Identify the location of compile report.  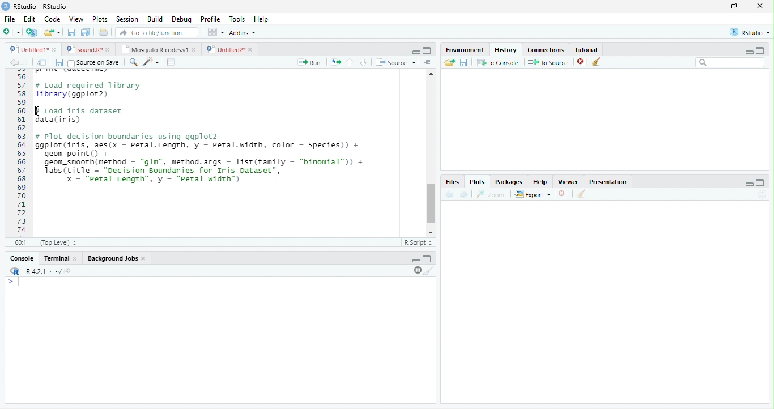
(171, 62).